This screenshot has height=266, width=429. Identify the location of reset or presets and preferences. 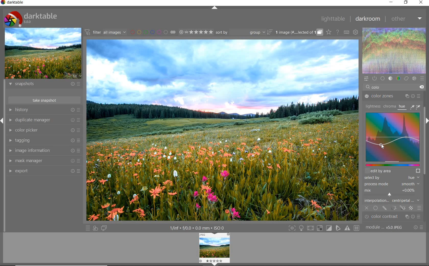
(419, 228).